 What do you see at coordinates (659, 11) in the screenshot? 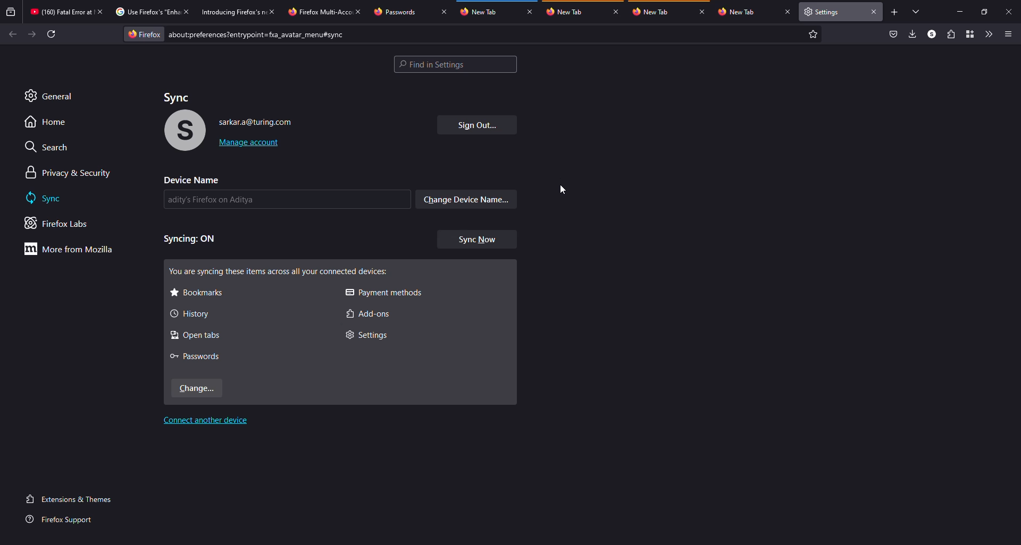
I see `tab` at bounding box center [659, 11].